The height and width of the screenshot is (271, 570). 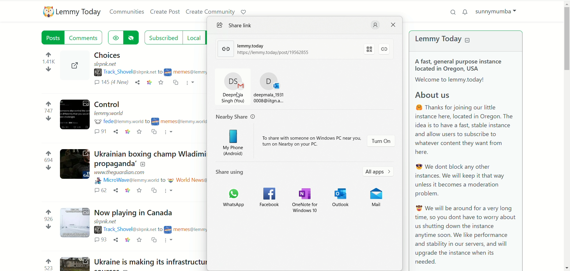 I want to click on community, so click(x=179, y=120).